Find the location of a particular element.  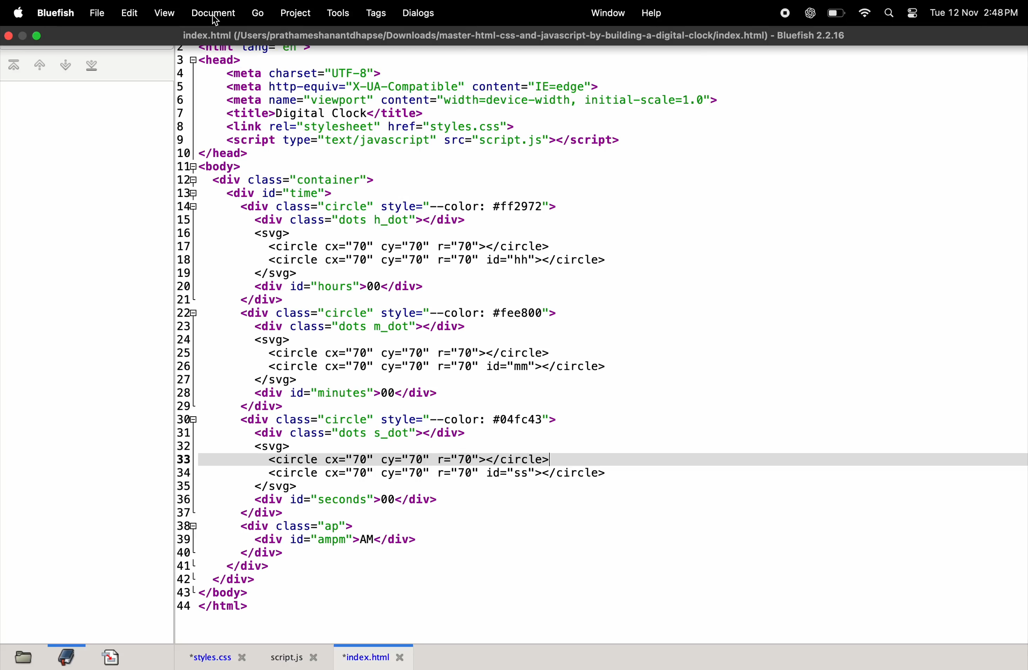

projects is located at coordinates (296, 13).